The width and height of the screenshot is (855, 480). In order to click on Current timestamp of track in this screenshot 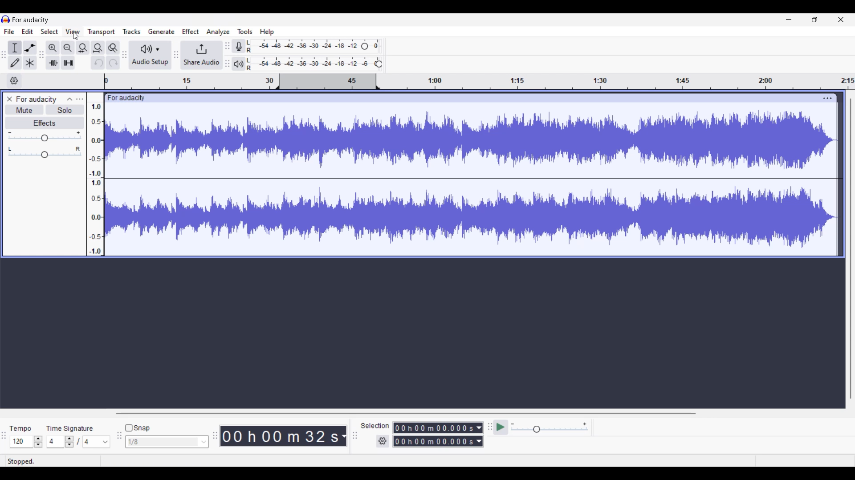, I will do `click(280, 436)`.